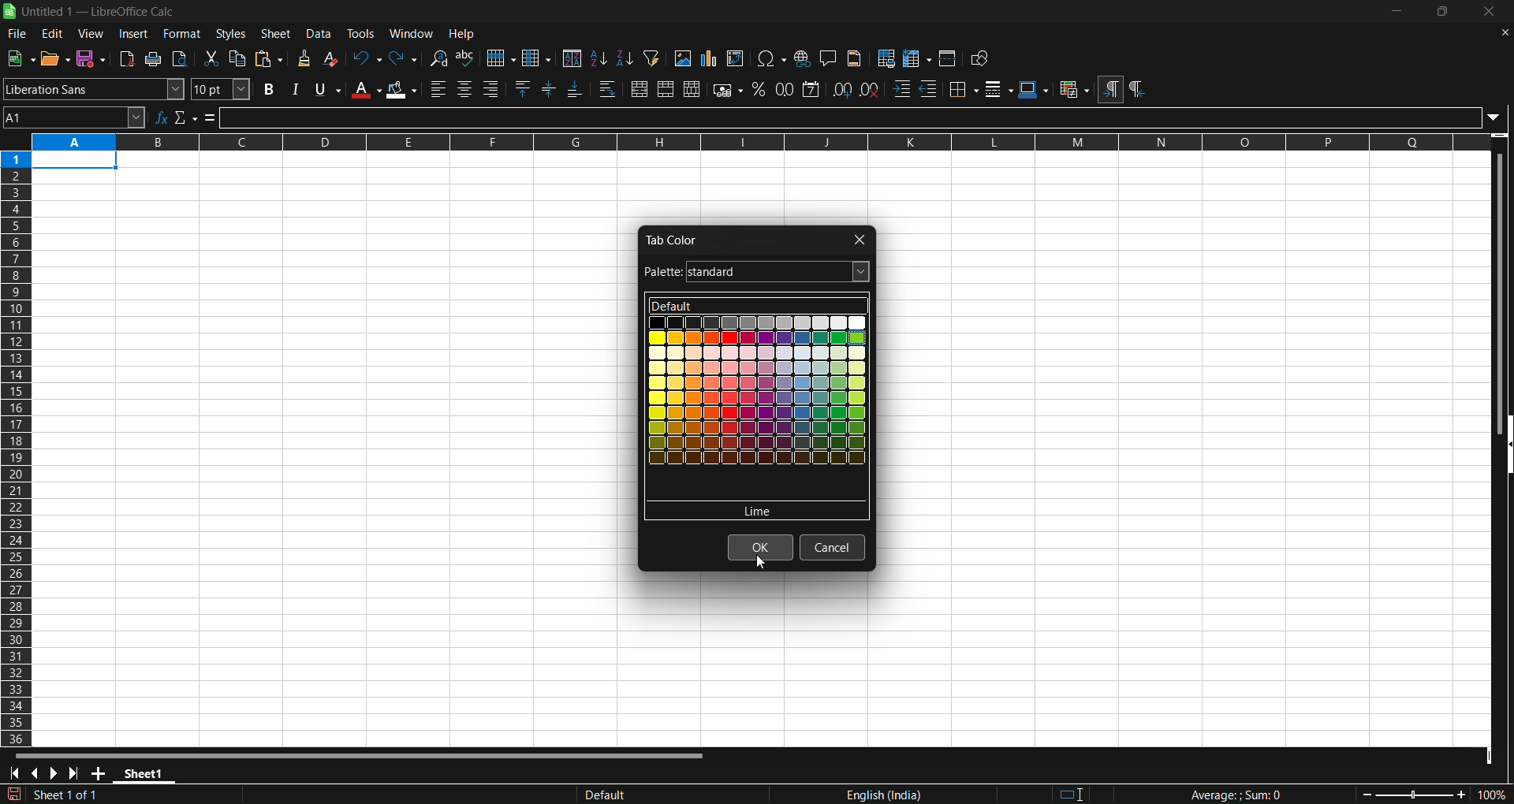  Describe the element at coordinates (129, 58) in the screenshot. I see `export directly as pdf` at that location.